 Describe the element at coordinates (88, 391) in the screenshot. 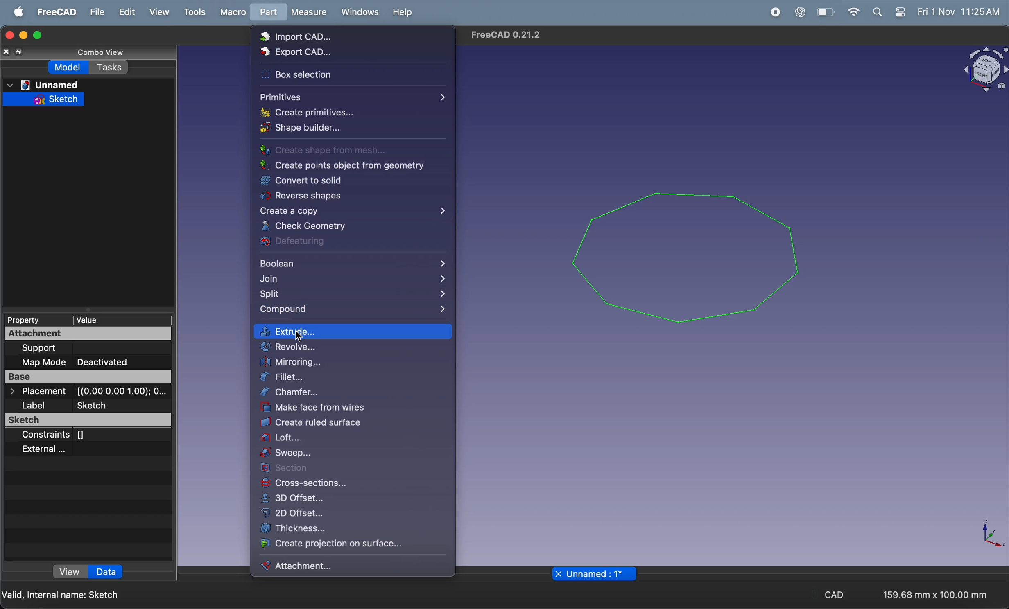

I see `Placement [(0.00 0.00 1.00); O...` at that location.